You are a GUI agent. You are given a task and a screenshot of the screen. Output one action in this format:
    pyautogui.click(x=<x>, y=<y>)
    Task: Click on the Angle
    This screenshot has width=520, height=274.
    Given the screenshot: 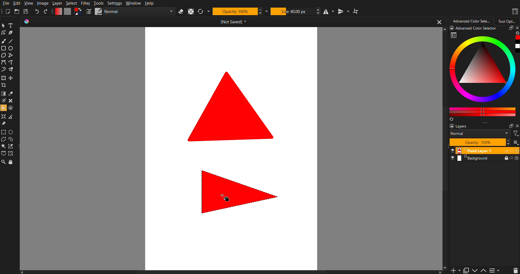 What is the action you would take?
    pyautogui.click(x=11, y=118)
    